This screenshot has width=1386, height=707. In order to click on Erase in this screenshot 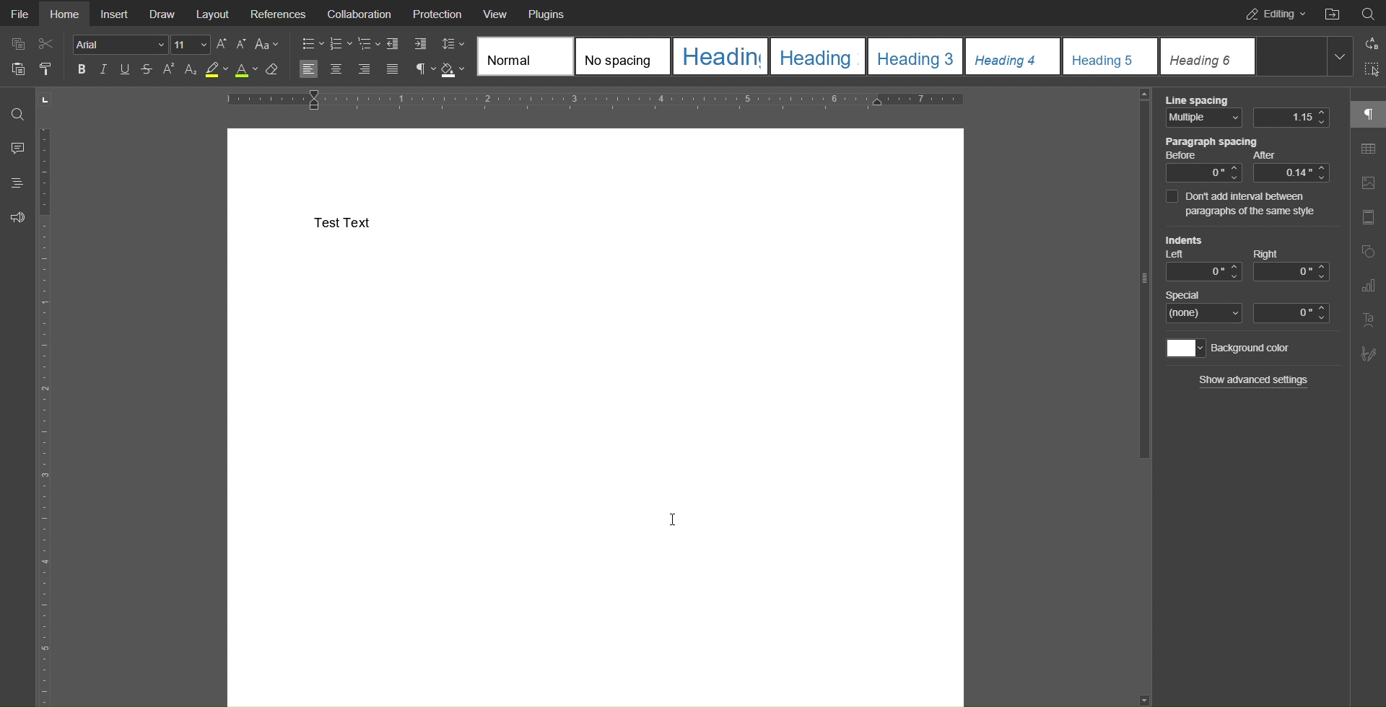, I will do `click(272, 71)`.